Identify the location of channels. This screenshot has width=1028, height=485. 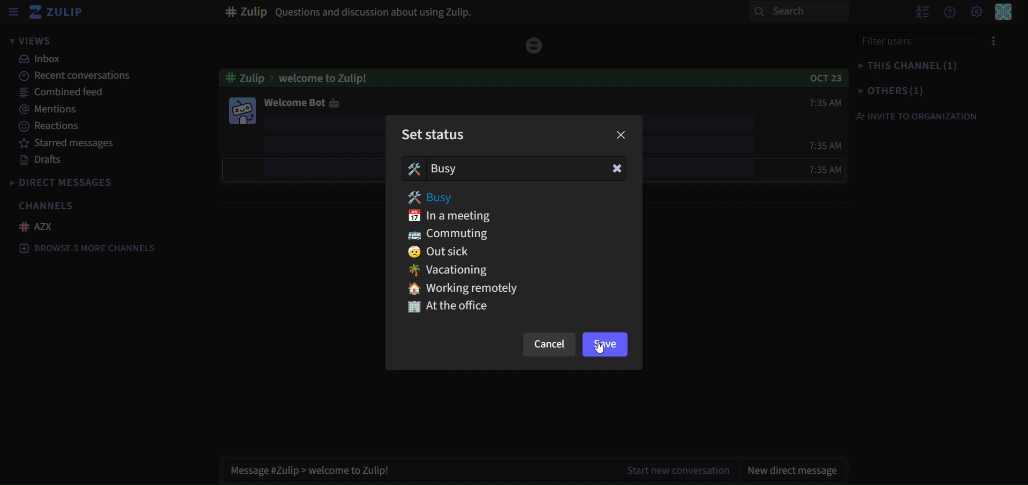
(49, 206).